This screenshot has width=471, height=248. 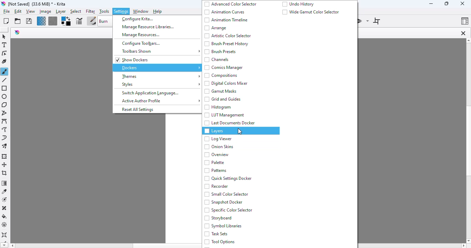 What do you see at coordinates (311, 12) in the screenshot?
I see `wide gamut color selector` at bounding box center [311, 12].